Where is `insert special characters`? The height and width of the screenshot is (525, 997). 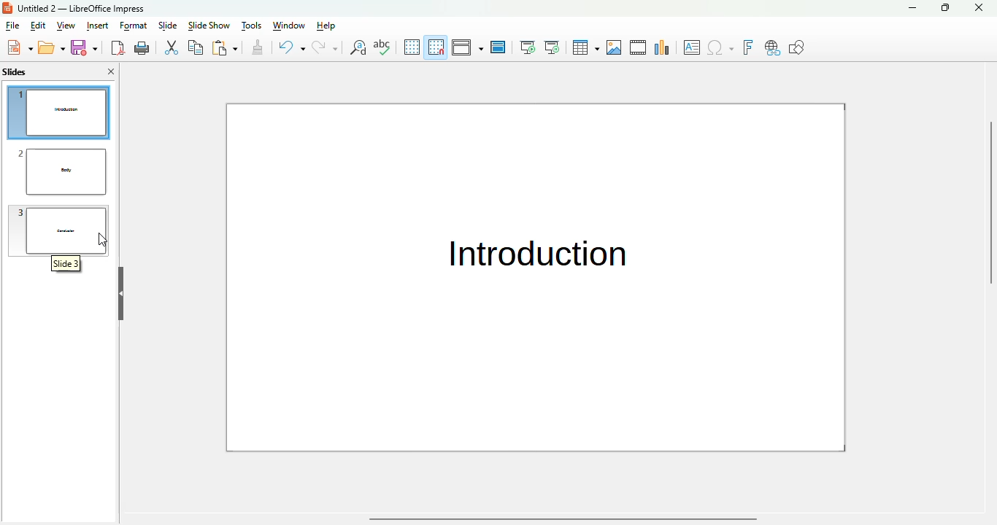 insert special characters is located at coordinates (720, 47).